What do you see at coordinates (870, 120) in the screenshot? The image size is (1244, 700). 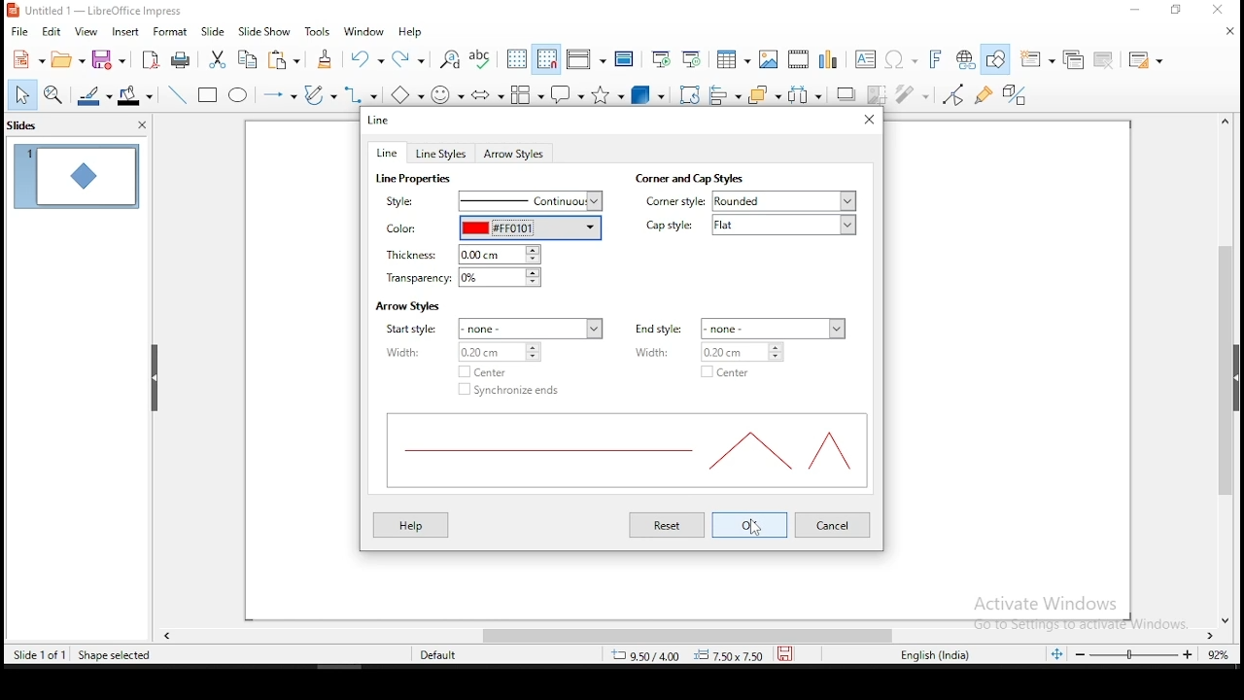 I see `close window` at bounding box center [870, 120].